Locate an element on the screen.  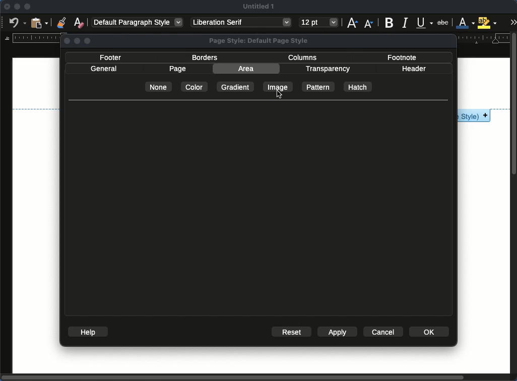
columns is located at coordinates (304, 58).